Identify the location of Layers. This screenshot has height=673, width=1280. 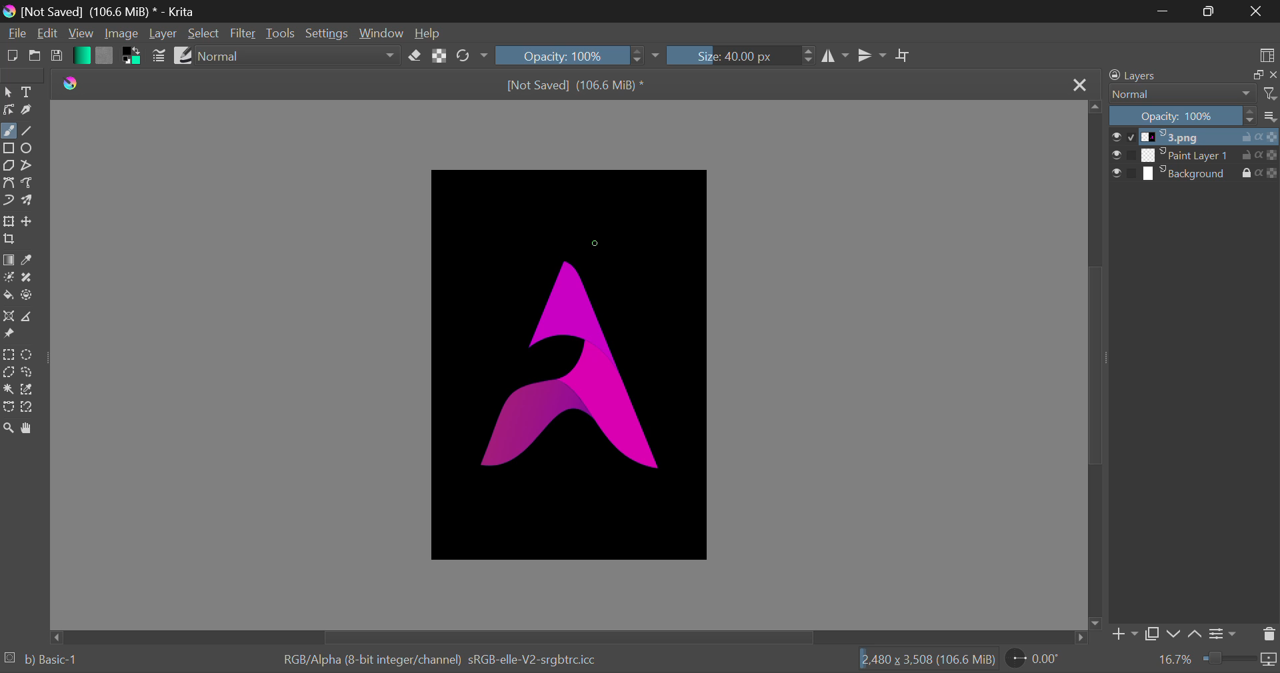
(1175, 75).